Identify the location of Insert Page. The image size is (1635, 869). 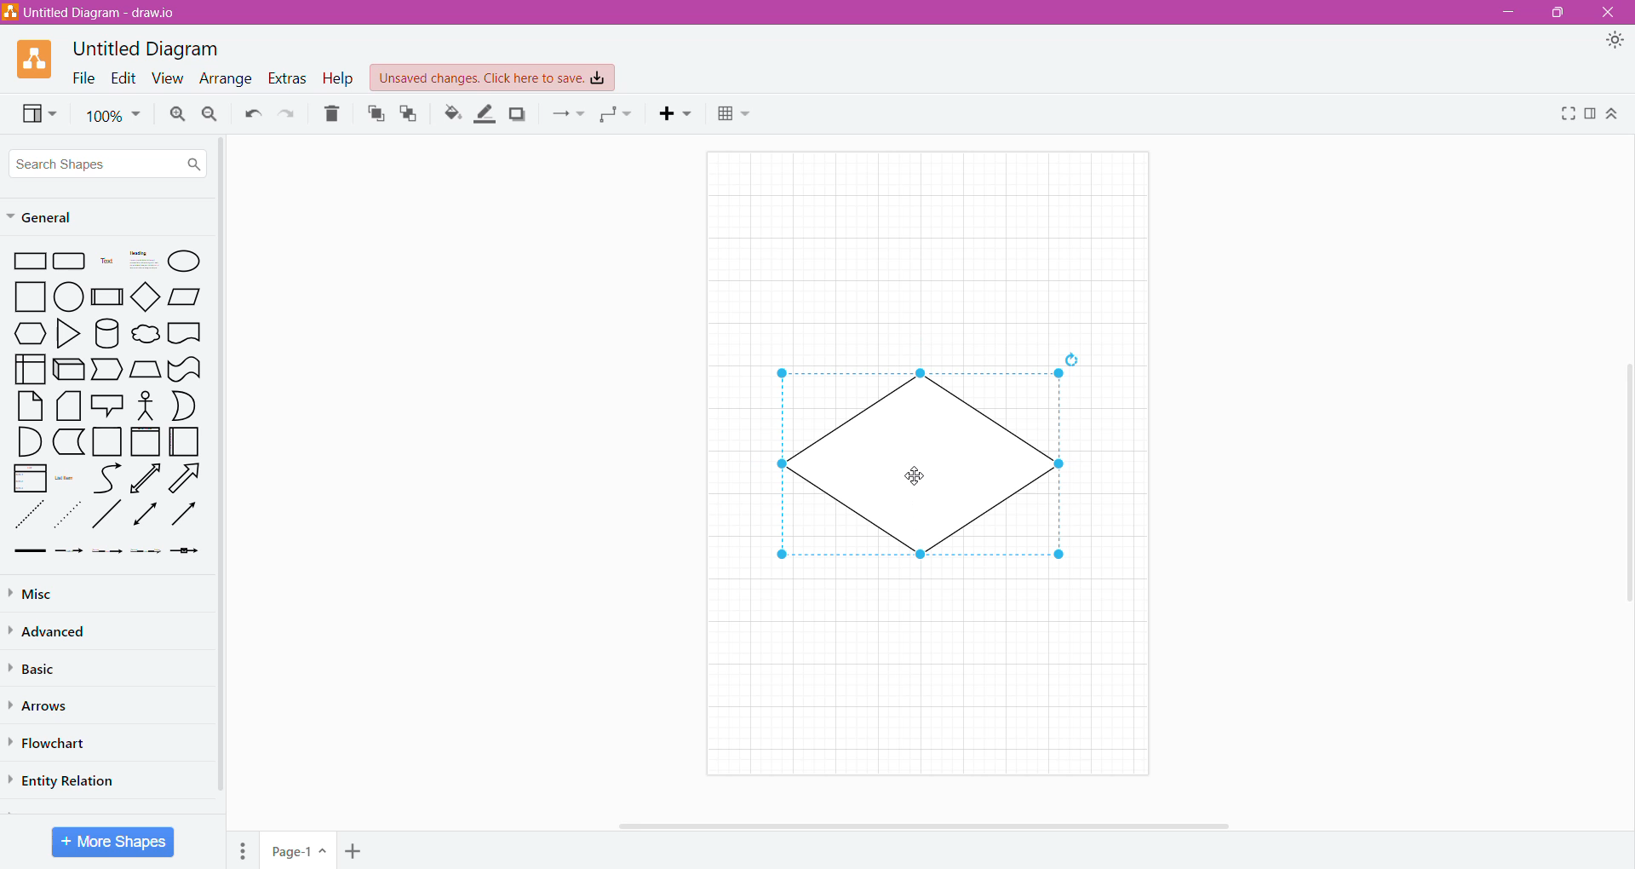
(355, 849).